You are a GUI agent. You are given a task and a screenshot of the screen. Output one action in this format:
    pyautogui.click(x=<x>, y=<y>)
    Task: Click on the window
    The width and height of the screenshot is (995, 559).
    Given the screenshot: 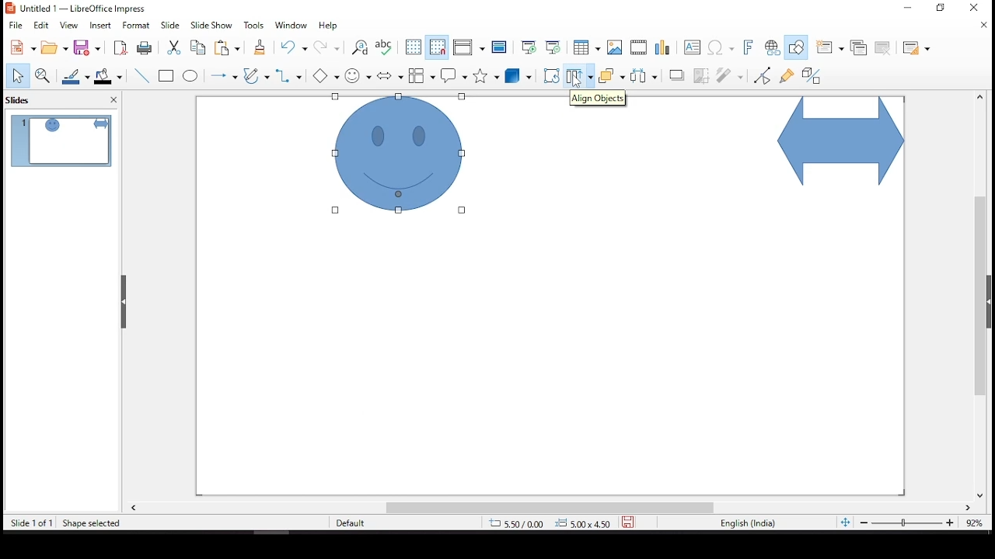 What is the action you would take?
    pyautogui.click(x=294, y=26)
    